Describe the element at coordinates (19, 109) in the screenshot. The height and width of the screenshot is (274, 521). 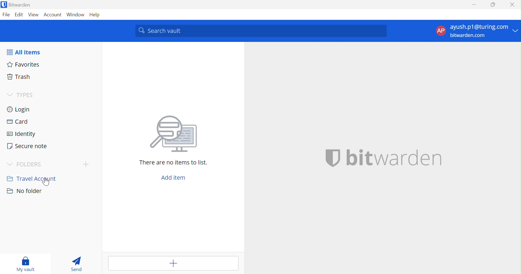
I see `Login` at that location.